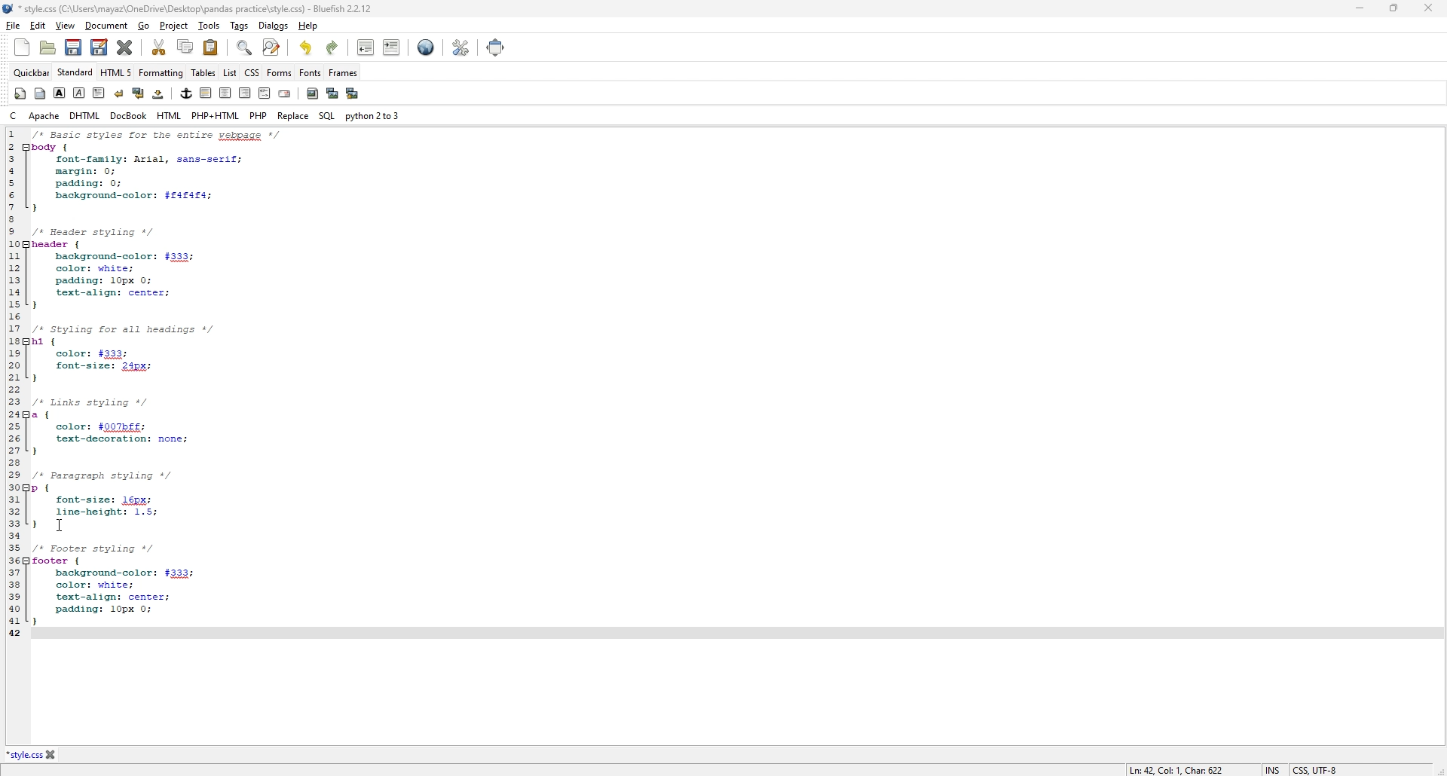  What do you see at coordinates (326, 115) in the screenshot?
I see `sql` at bounding box center [326, 115].